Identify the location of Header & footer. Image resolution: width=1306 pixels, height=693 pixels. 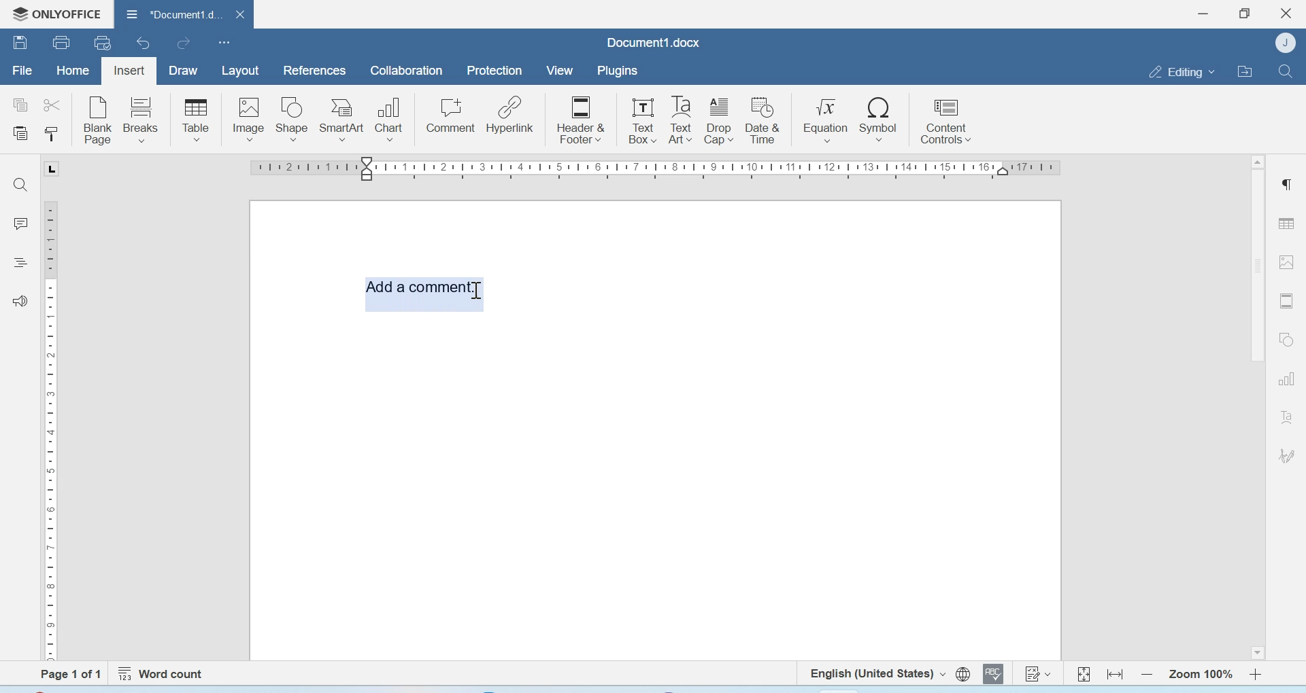
(1287, 301).